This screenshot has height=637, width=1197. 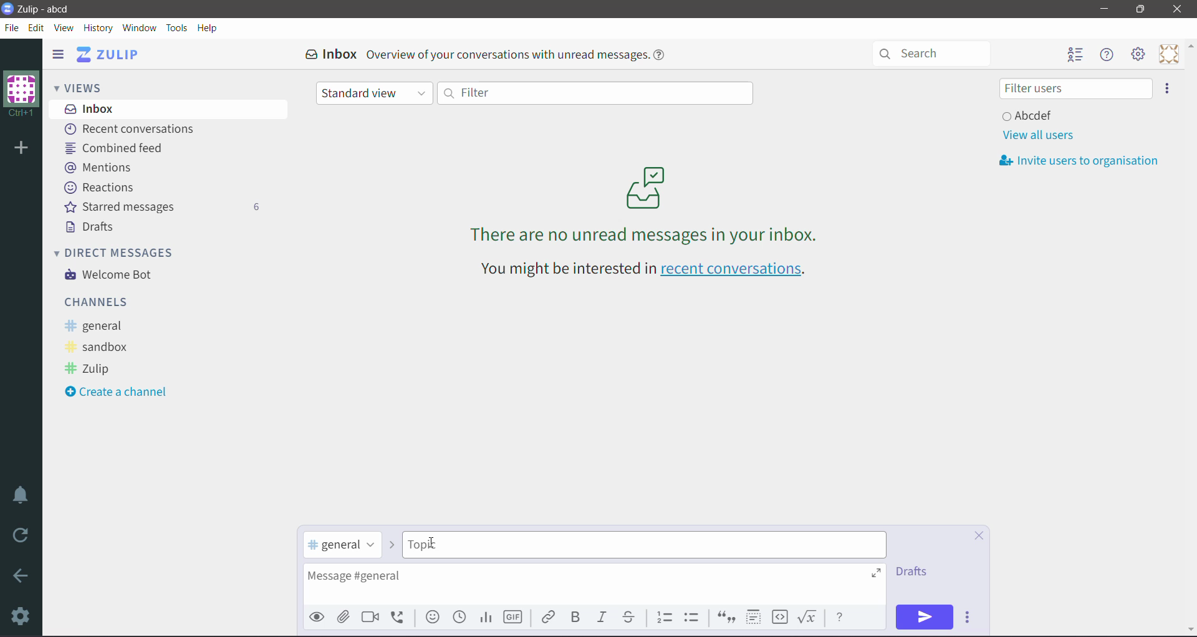 What do you see at coordinates (161, 206) in the screenshot?
I see `Starred messages` at bounding box center [161, 206].